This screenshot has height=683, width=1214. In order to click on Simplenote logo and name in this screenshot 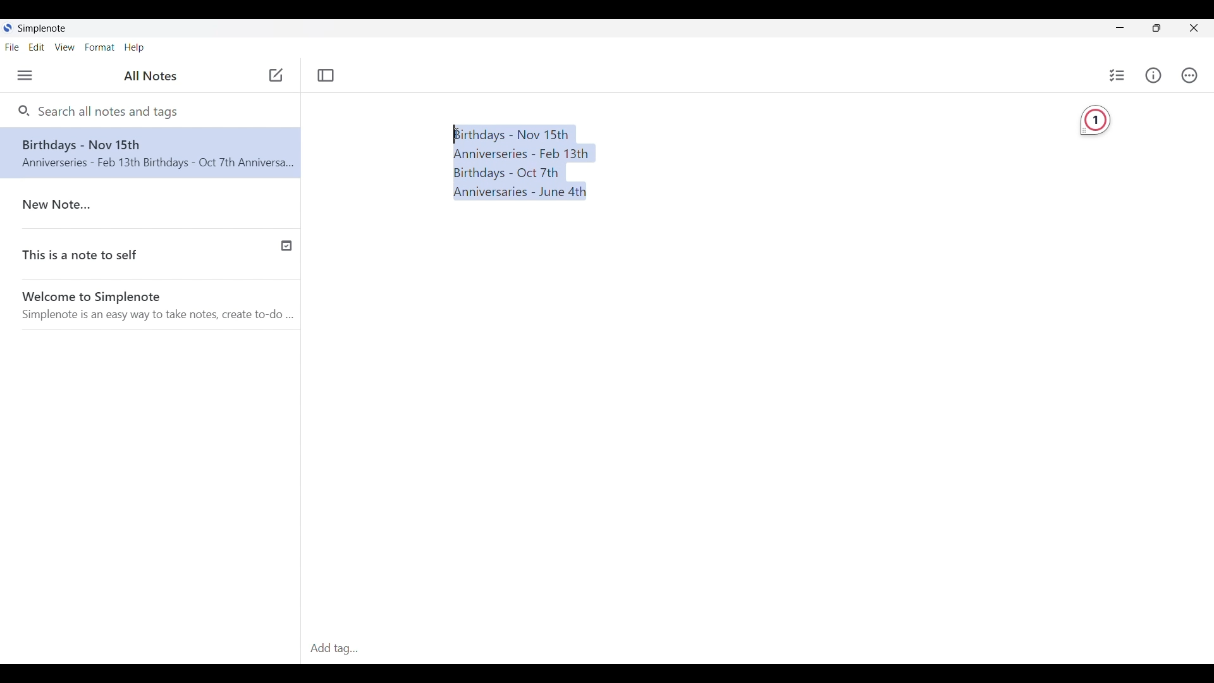, I will do `click(51, 28)`.